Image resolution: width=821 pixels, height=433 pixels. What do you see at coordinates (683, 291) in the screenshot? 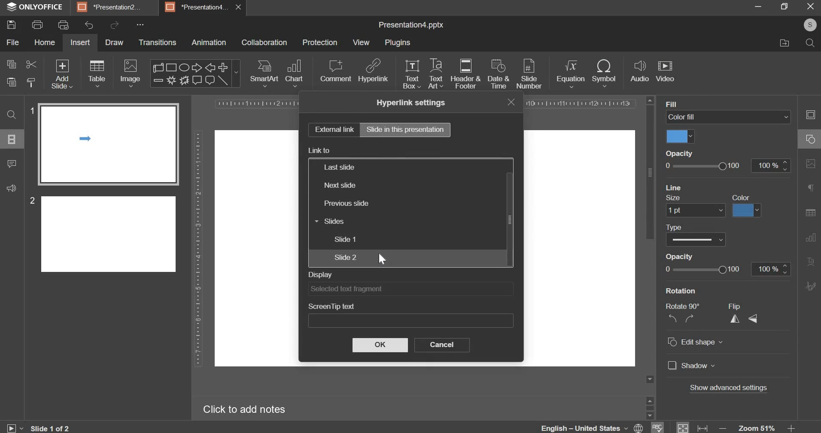
I see `Rotation` at bounding box center [683, 291].